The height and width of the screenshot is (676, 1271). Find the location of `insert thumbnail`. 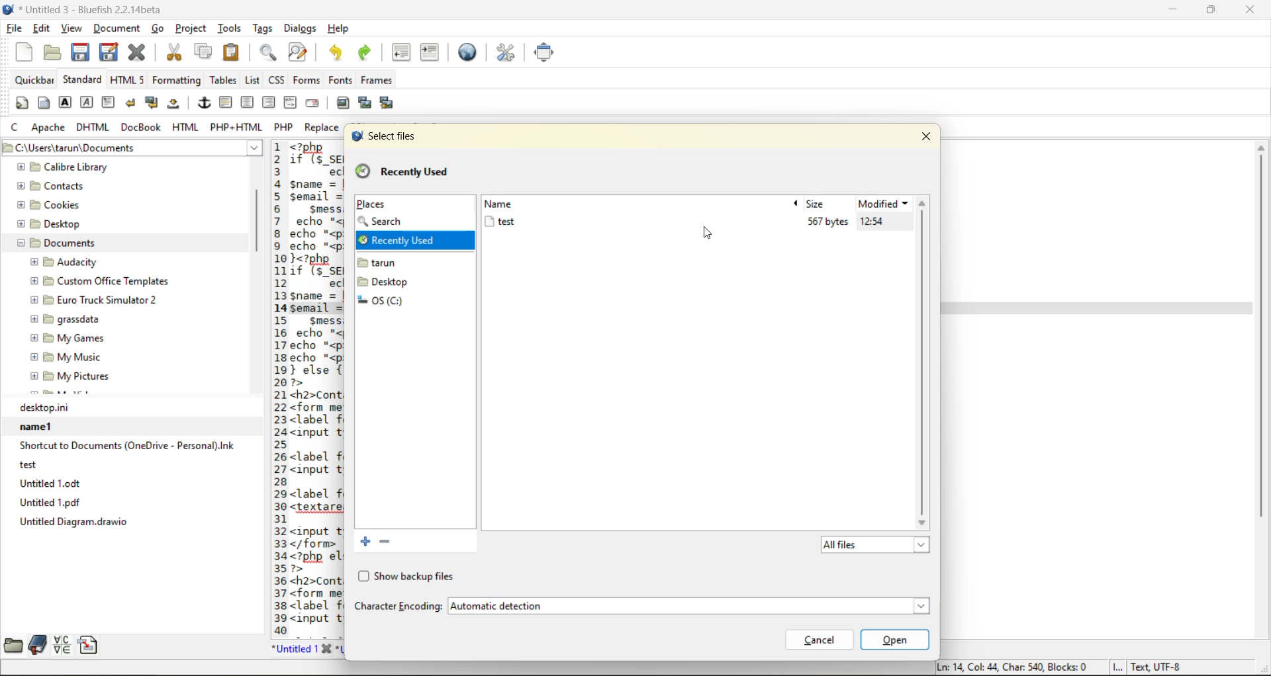

insert thumbnail is located at coordinates (365, 105).